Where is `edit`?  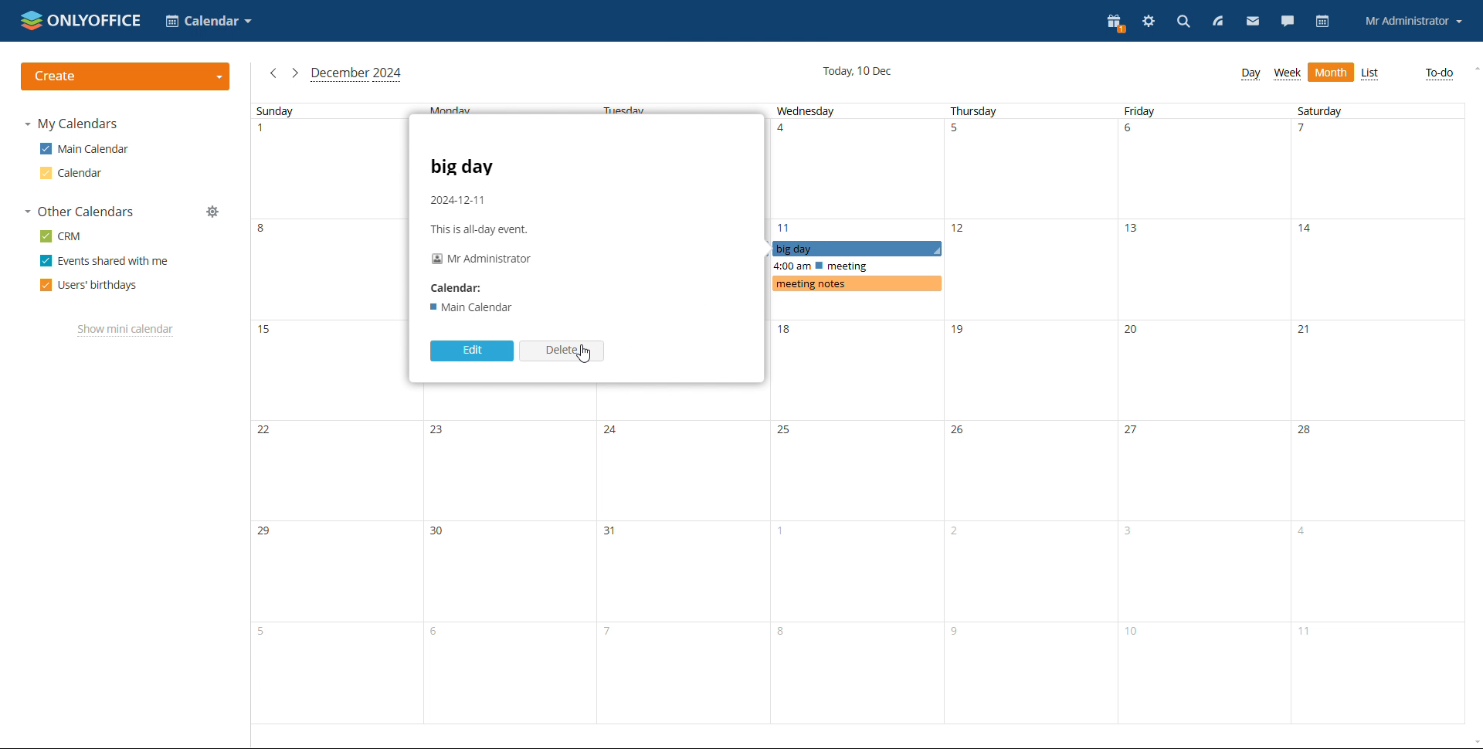
edit is located at coordinates (472, 352).